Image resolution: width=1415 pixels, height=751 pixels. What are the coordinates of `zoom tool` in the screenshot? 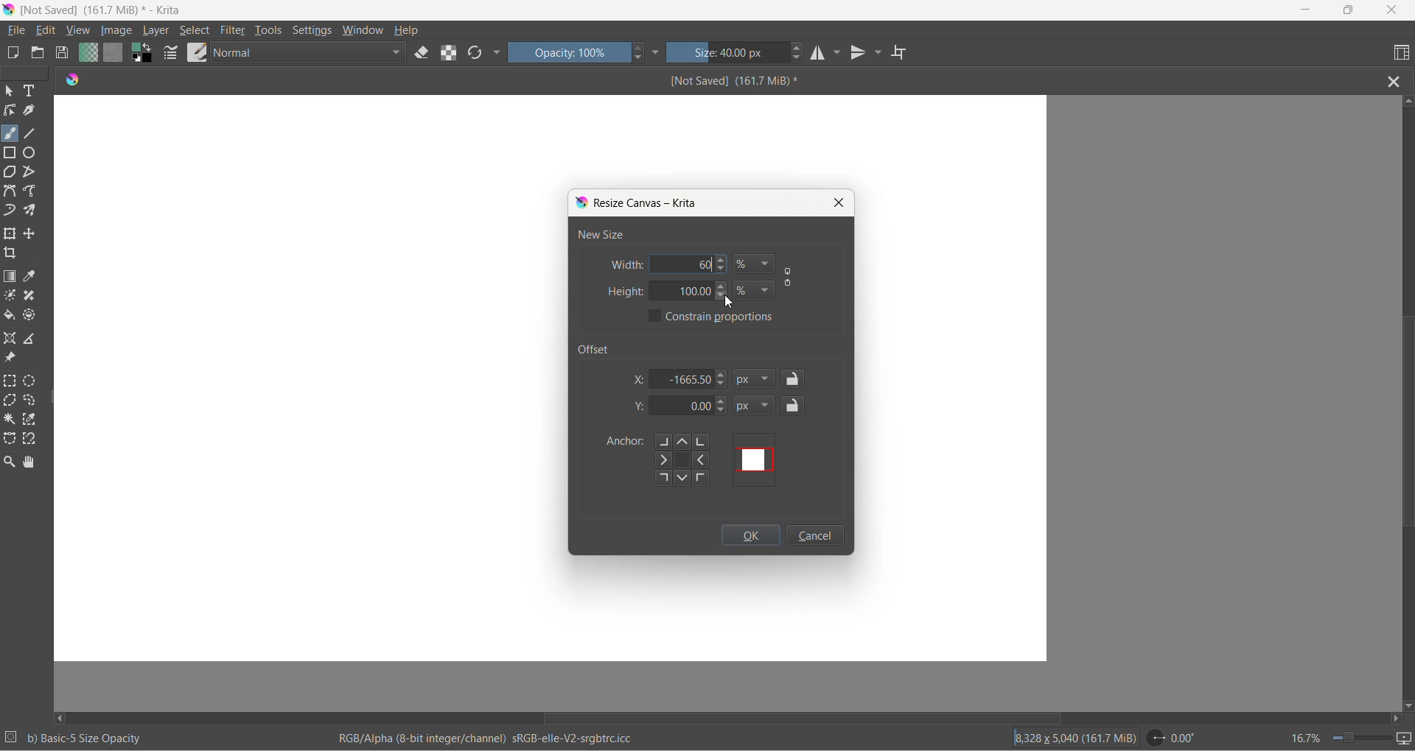 It's located at (12, 462).